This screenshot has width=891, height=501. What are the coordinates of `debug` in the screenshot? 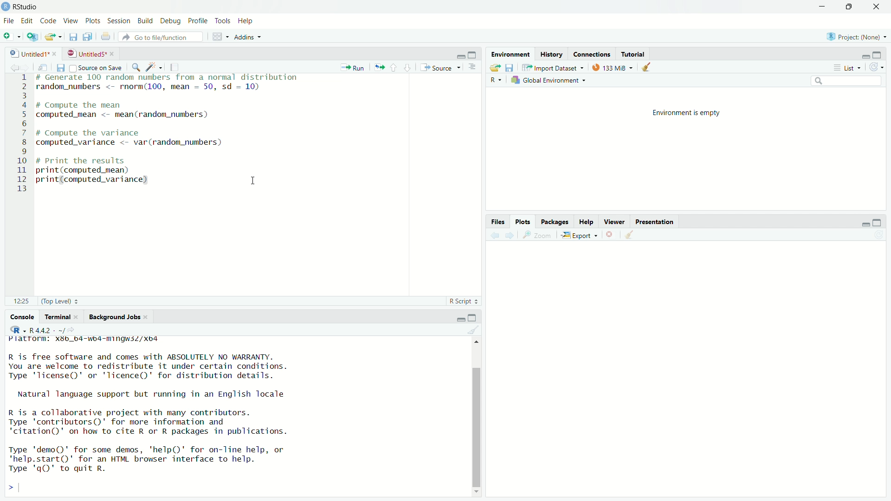 It's located at (170, 20).